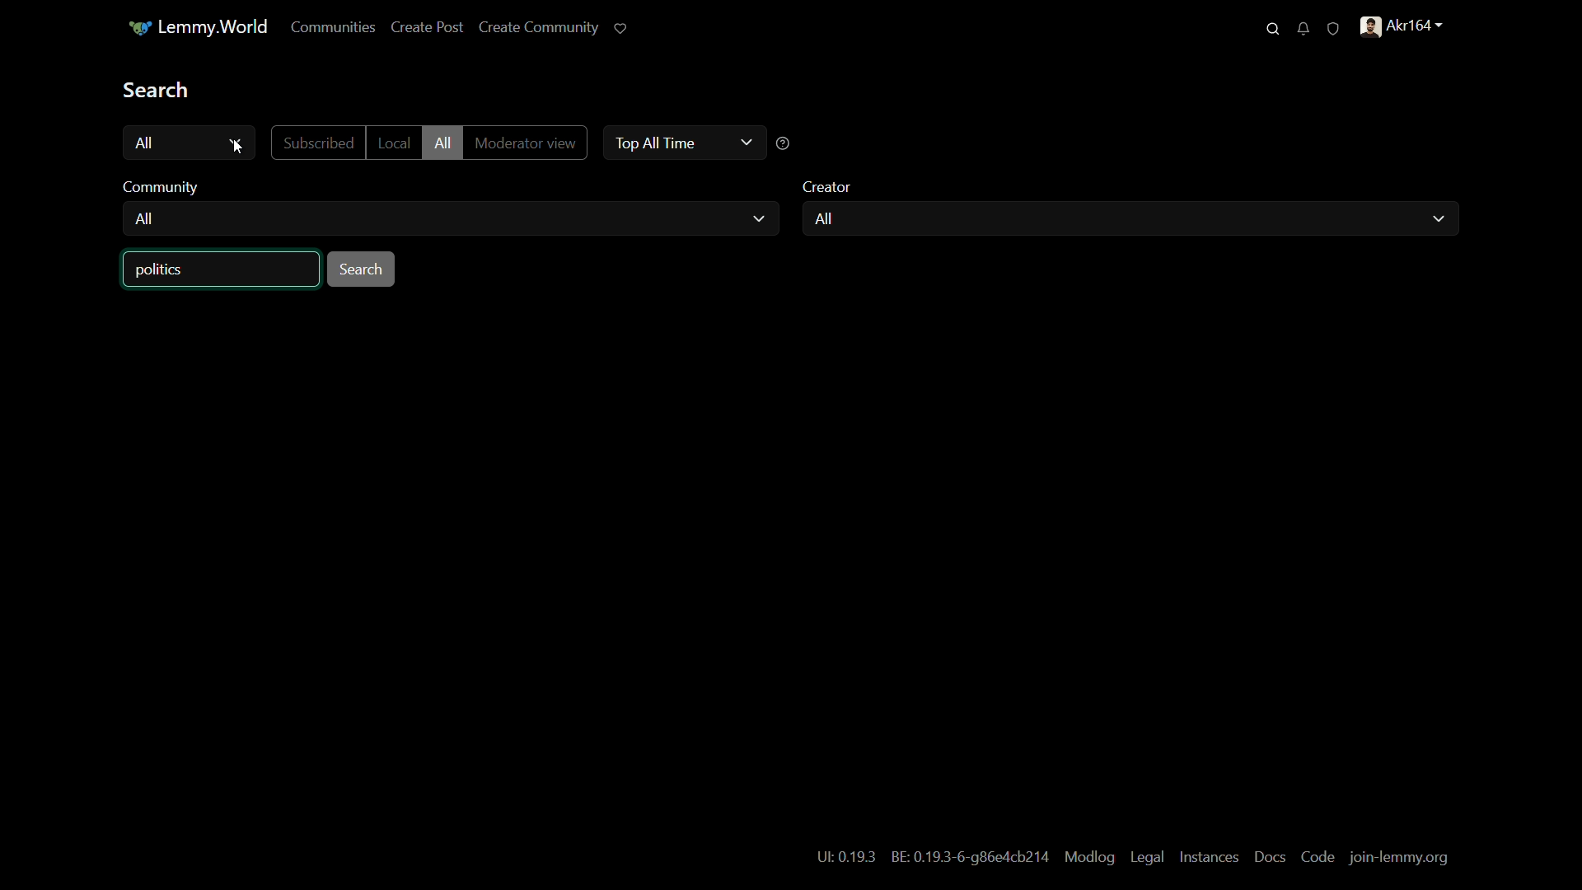 The image size is (1582, 890). What do you see at coordinates (1333, 27) in the screenshot?
I see `unread reports` at bounding box center [1333, 27].